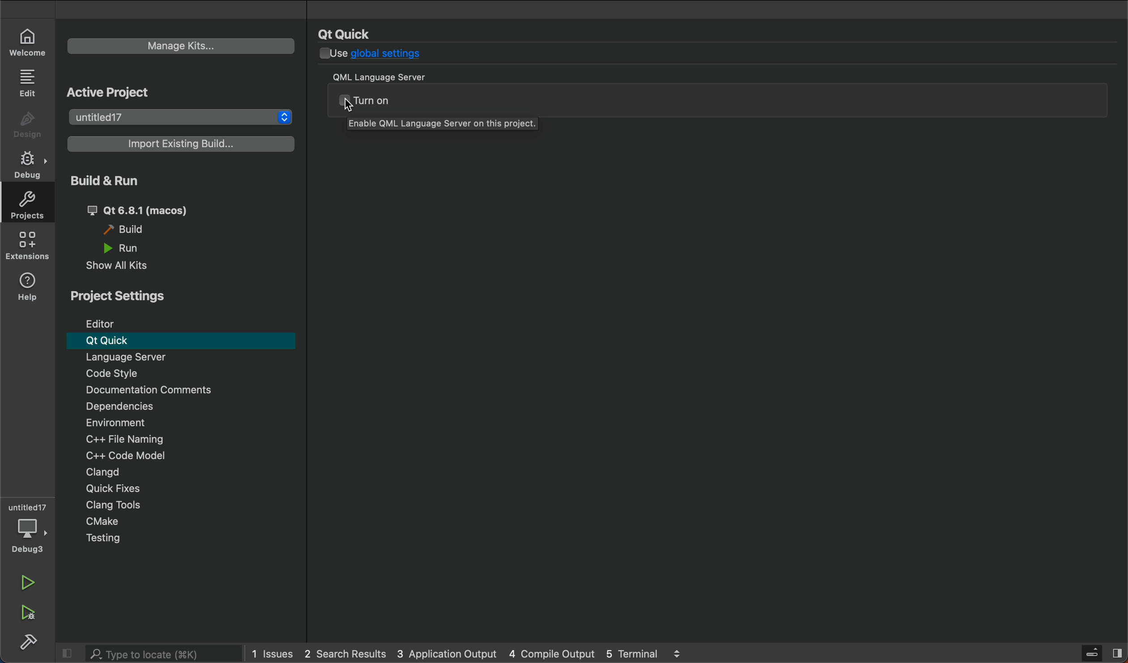  I want to click on quick fixes, so click(183, 488).